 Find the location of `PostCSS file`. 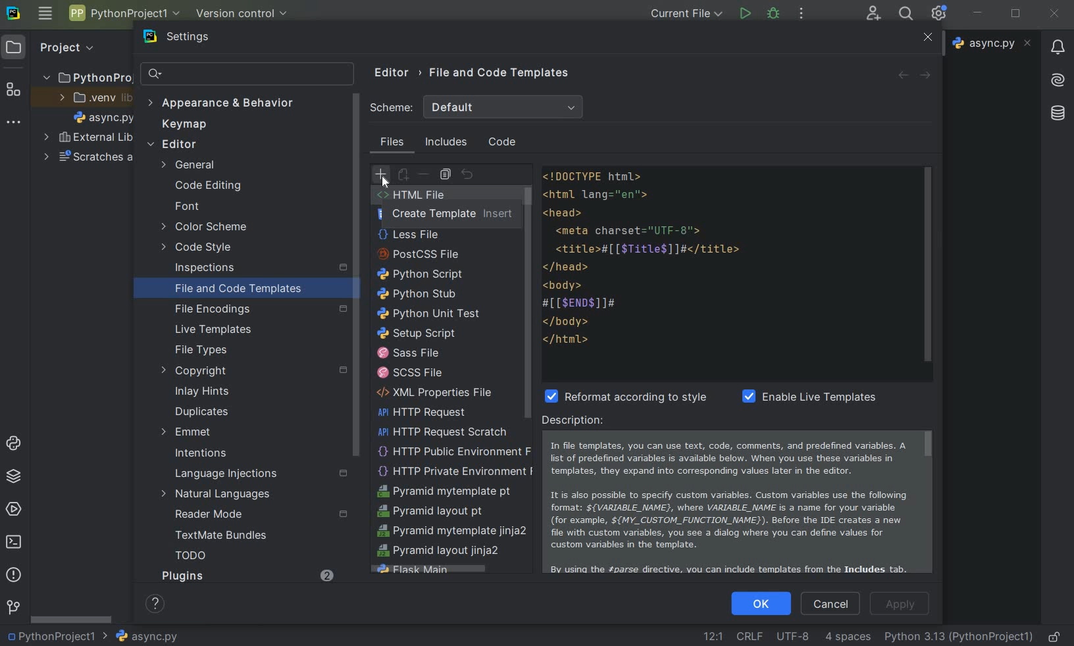

PostCSS file is located at coordinates (419, 255).